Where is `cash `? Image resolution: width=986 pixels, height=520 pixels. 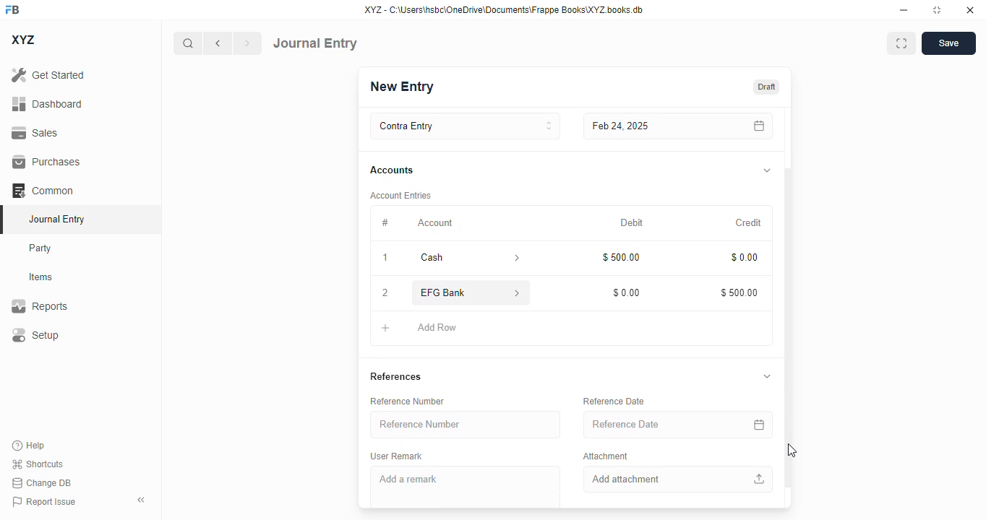 cash  is located at coordinates (449, 258).